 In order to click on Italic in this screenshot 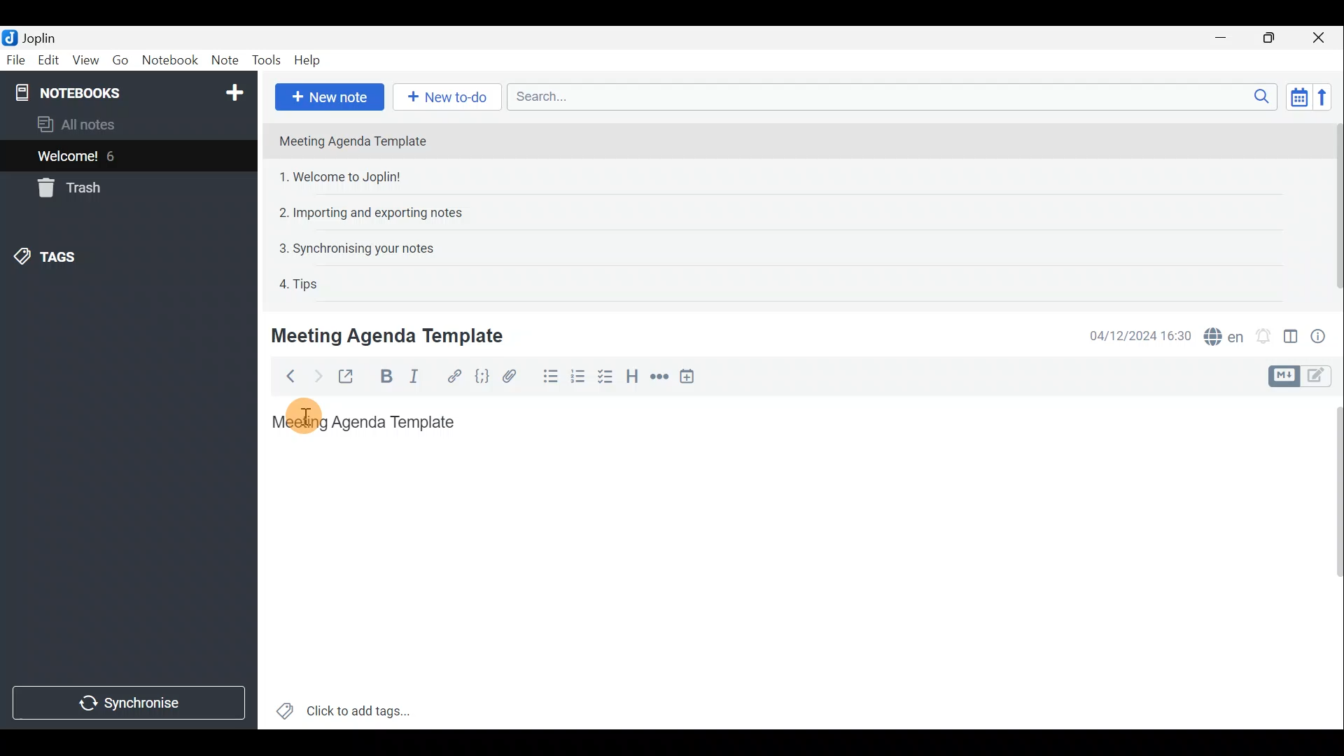, I will do `click(422, 377)`.